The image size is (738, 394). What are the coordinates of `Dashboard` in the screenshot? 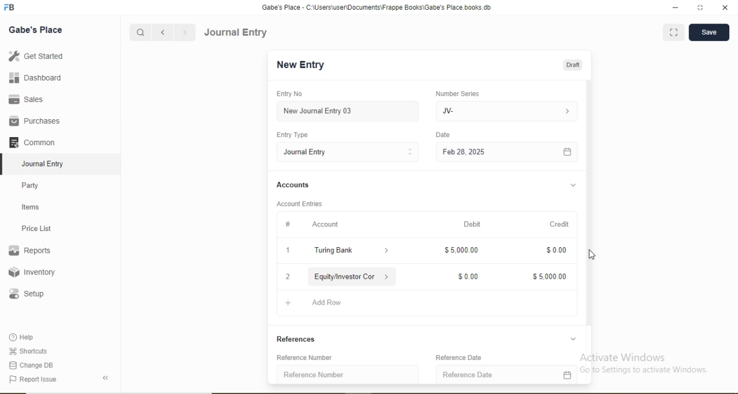 It's located at (36, 77).